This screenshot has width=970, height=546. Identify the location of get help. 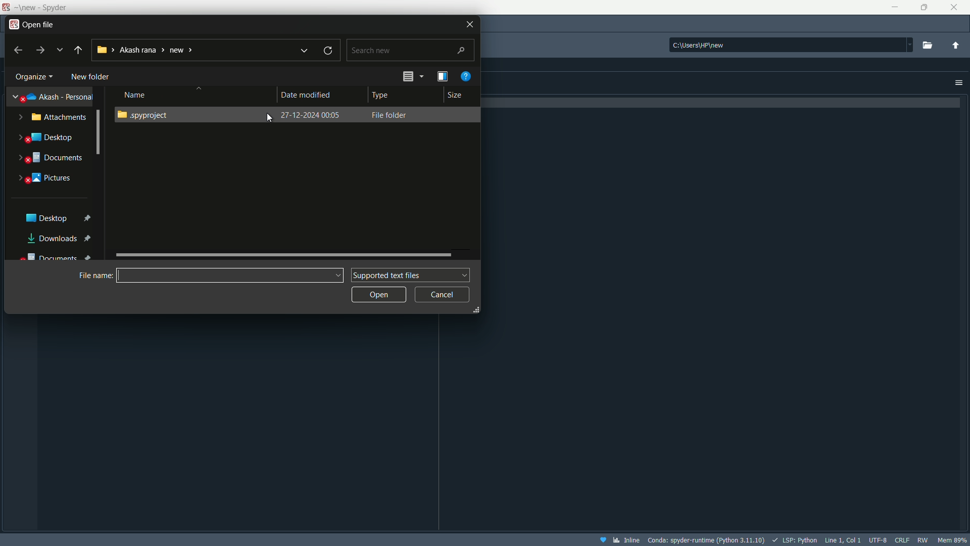
(468, 77).